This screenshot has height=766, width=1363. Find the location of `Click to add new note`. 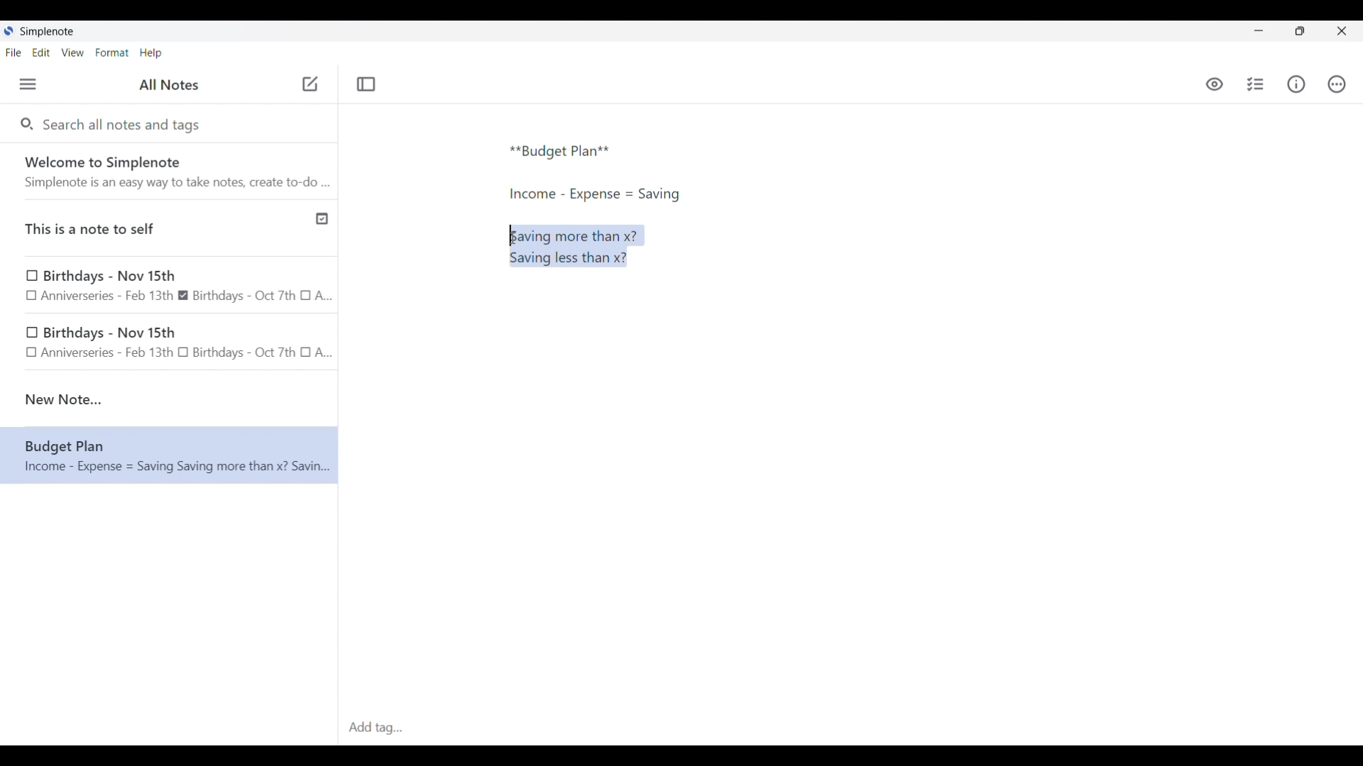

Click to add new note is located at coordinates (310, 84).